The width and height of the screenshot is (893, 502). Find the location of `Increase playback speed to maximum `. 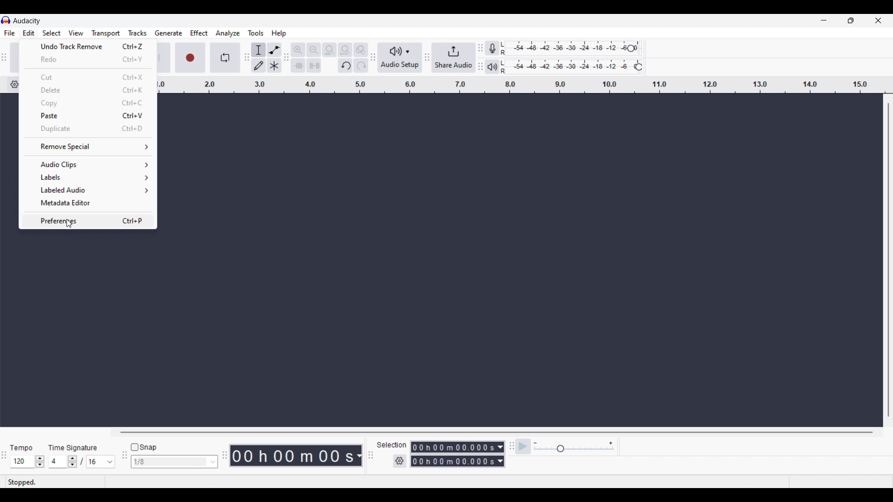

Increase playback speed to maximum  is located at coordinates (611, 443).